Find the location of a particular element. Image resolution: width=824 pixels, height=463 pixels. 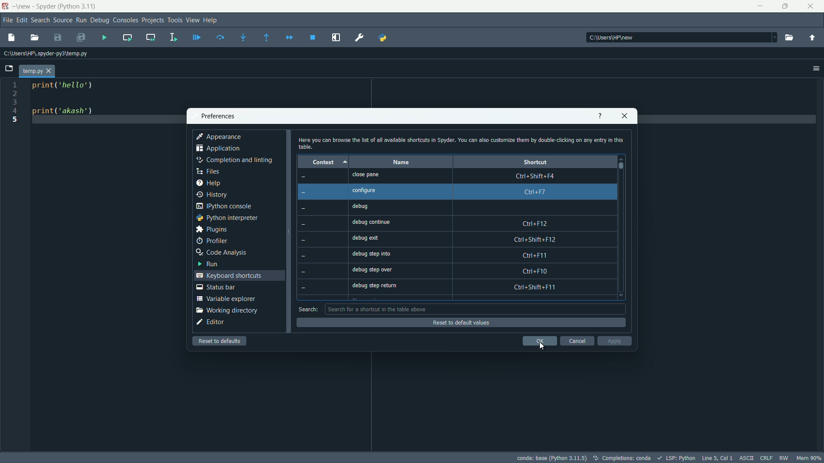

interpreter is located at coordinates (554, 460).